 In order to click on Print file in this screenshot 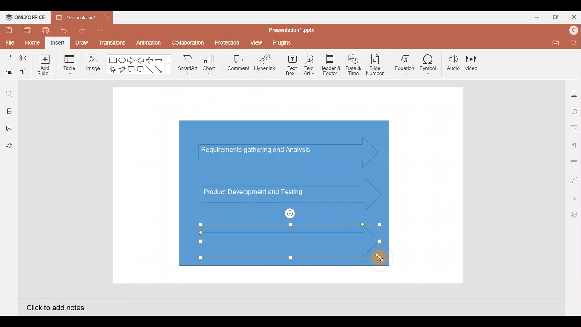, I will do `click(27, 30)`.